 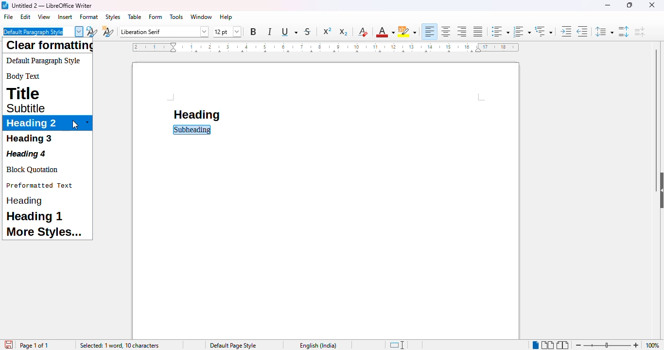 I want to click on text language, so click(x=318, y=345).